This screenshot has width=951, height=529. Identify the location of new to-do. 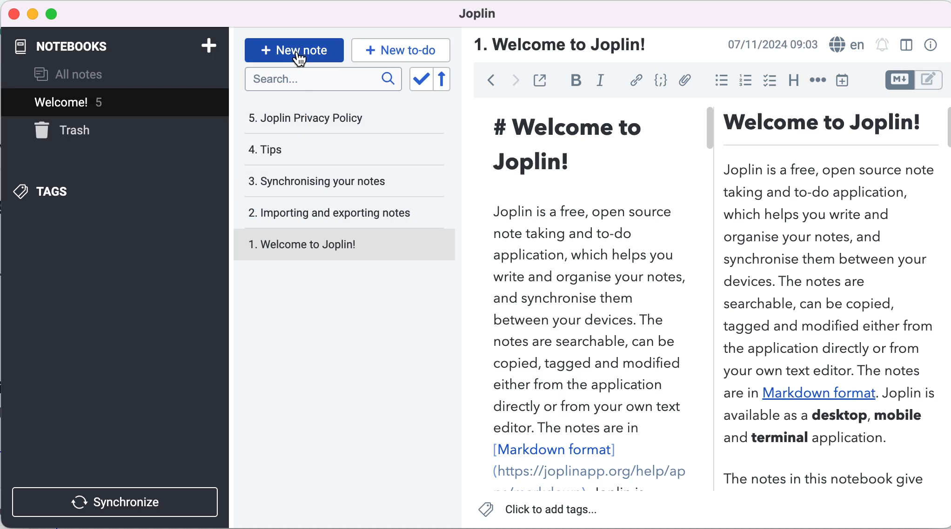
(403, 48).